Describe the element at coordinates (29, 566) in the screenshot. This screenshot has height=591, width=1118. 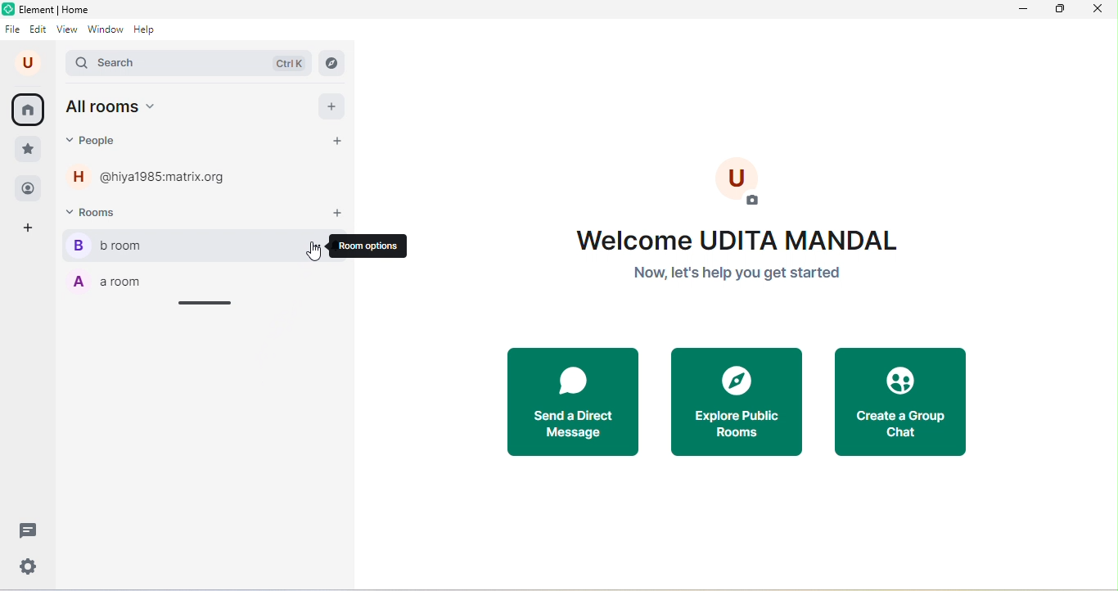
I see `quick settings` at that location.